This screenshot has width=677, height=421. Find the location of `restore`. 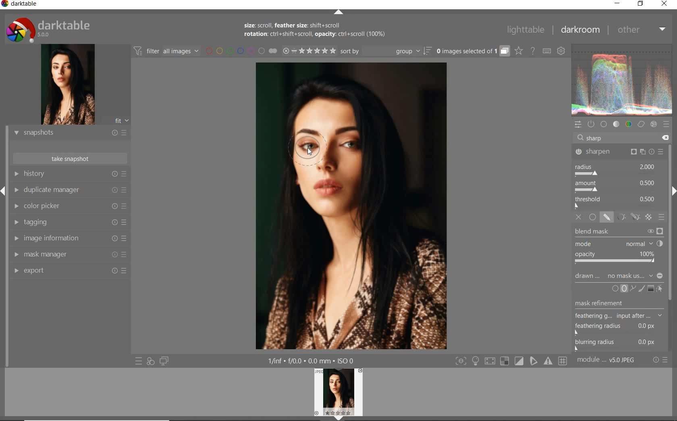

restore is located at coordinates (641, 5).